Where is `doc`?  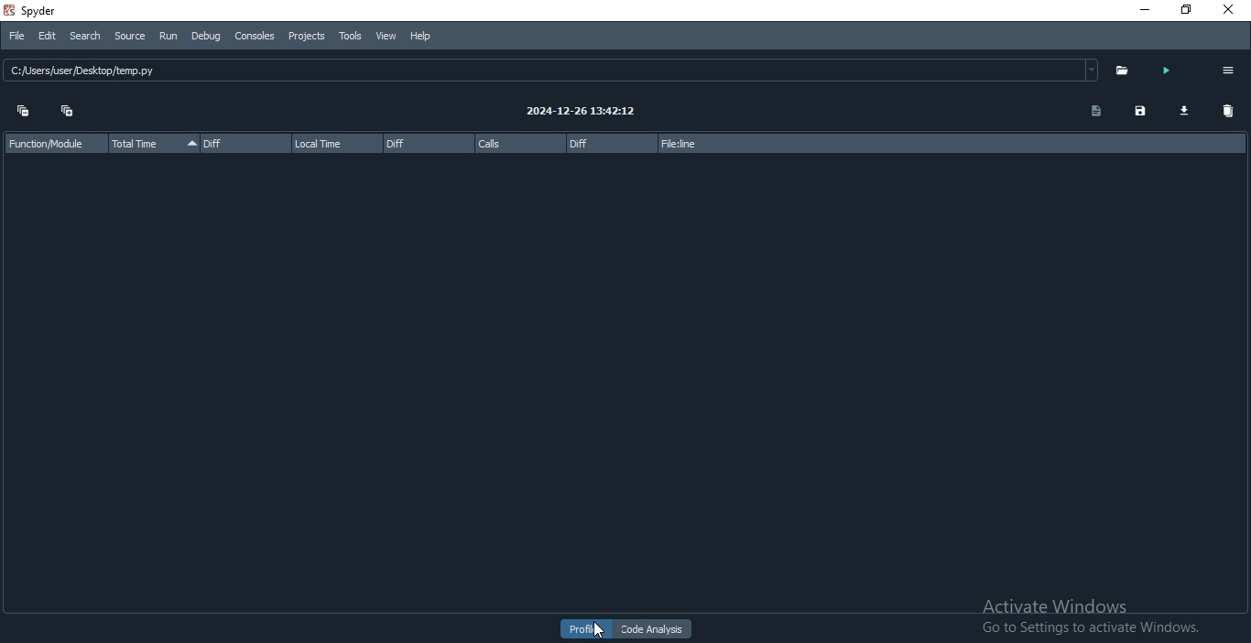
doc is located at coordinates (1095, 112).